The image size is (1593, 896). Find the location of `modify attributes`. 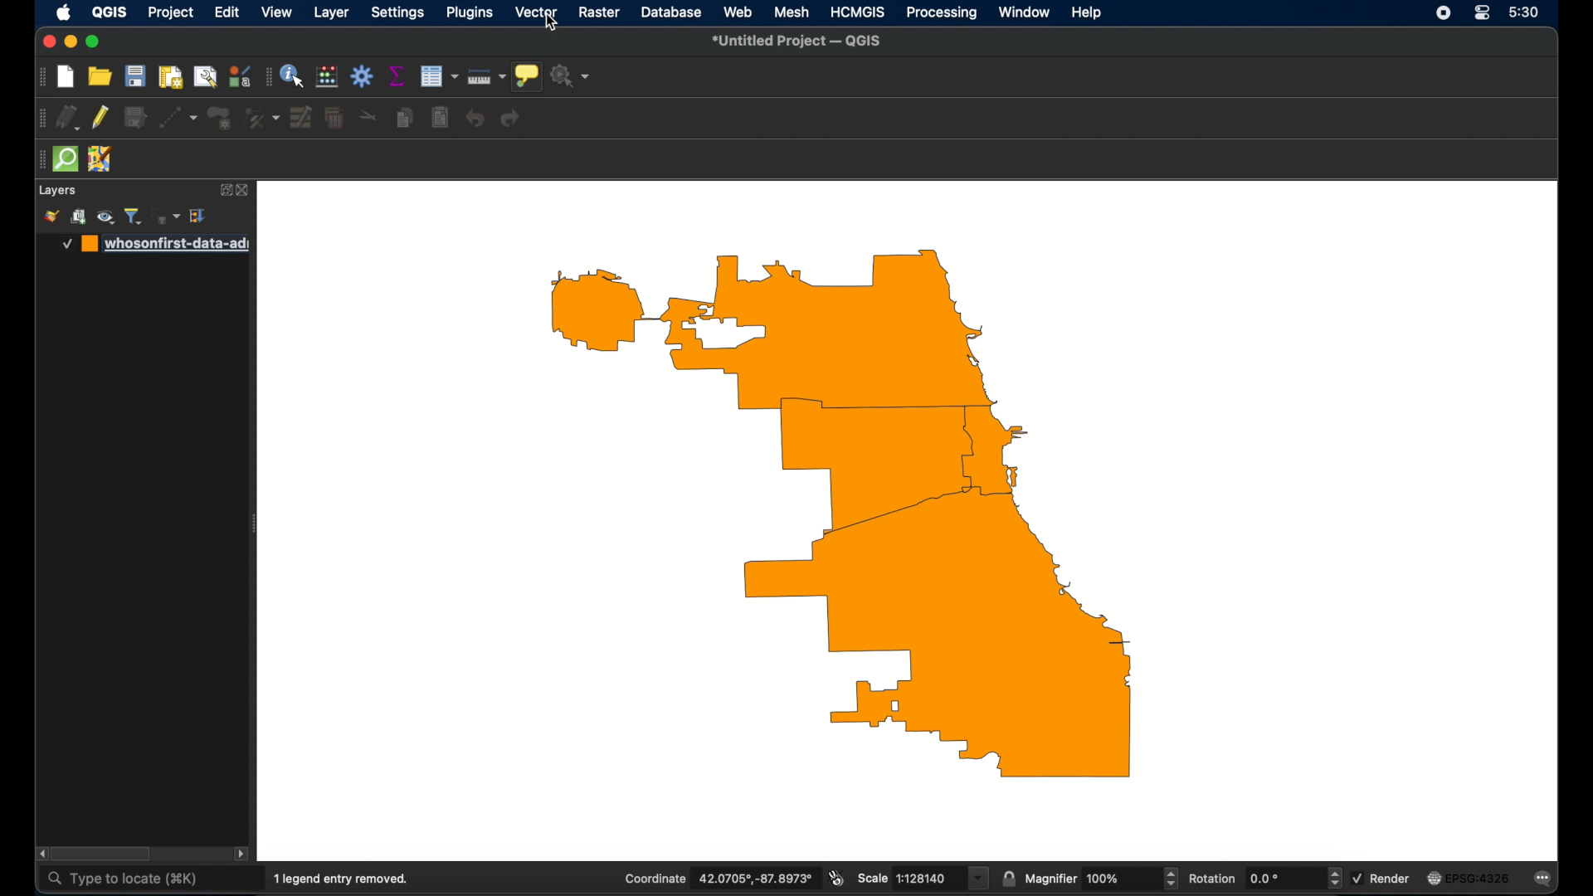

modify attributes is located at coordinates (301, 116).